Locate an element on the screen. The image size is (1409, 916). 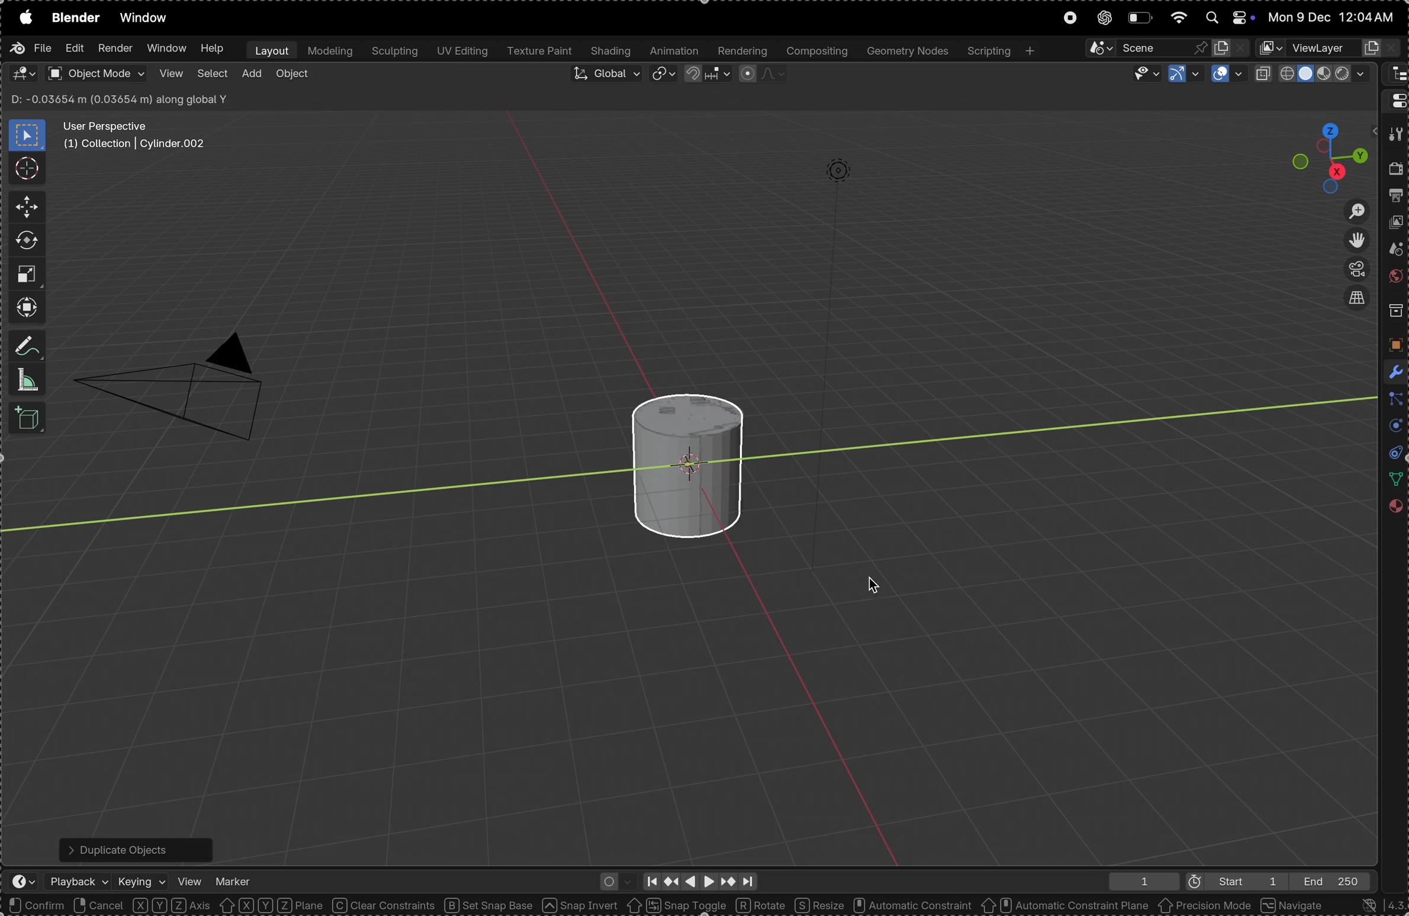
snap invert is located at coordinates (581, 905).